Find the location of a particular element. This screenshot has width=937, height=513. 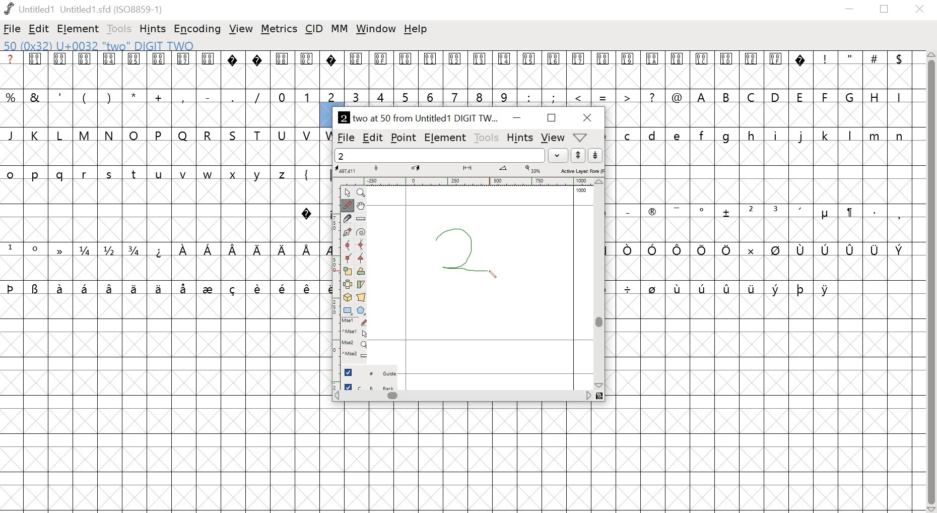

mouse wheel button is located at coordinates (356, 345).